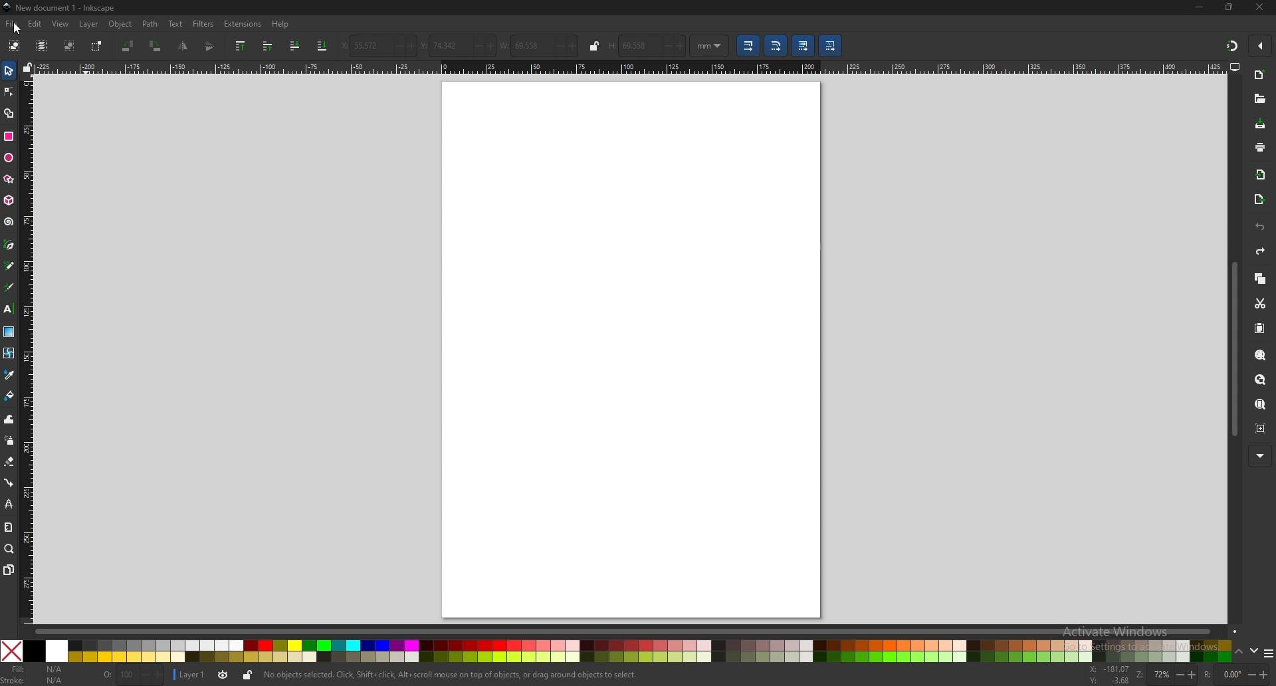 This screenshot has height=686, width=1276. What do you see at coordinates (1235, 350) in the screenshot?
I see `scroll bar` at bounding box center [1235, 350].